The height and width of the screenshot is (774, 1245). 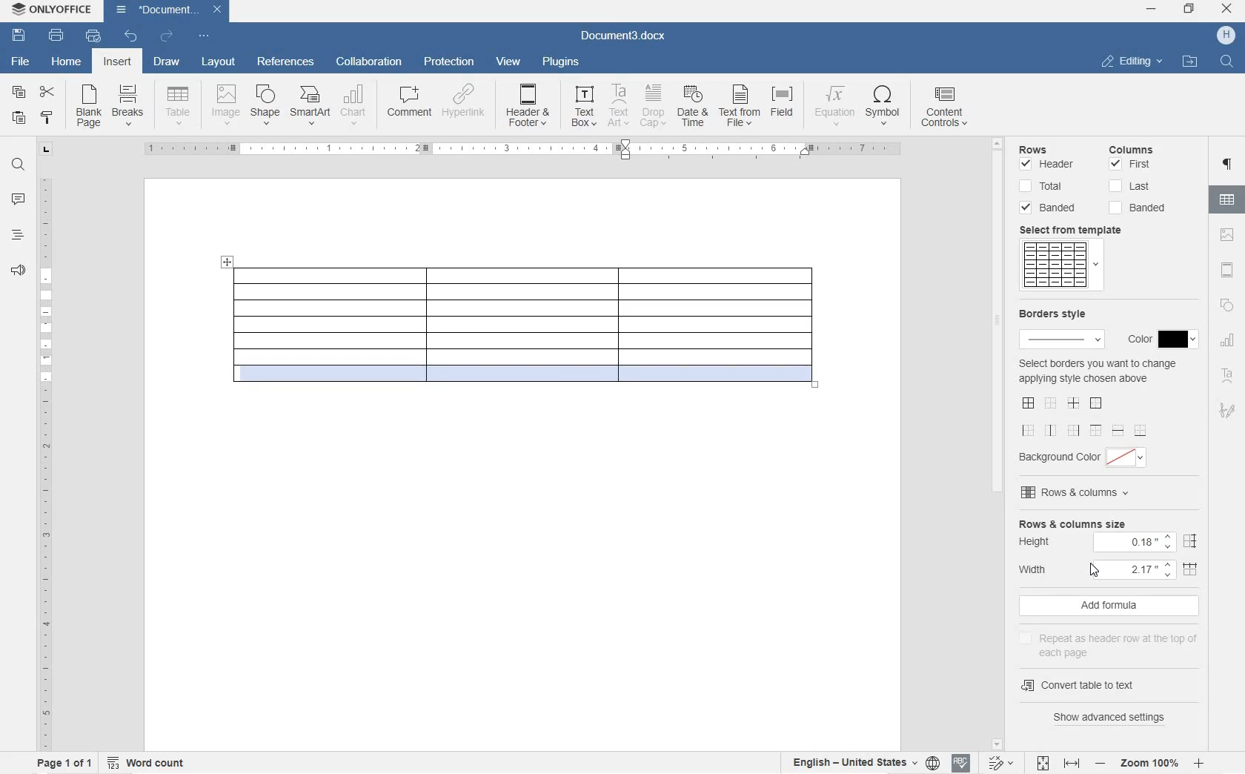 What do you see at coordinates (1130, 165) in the screenshot?
I see `First` at bounding box center [1130, 165].